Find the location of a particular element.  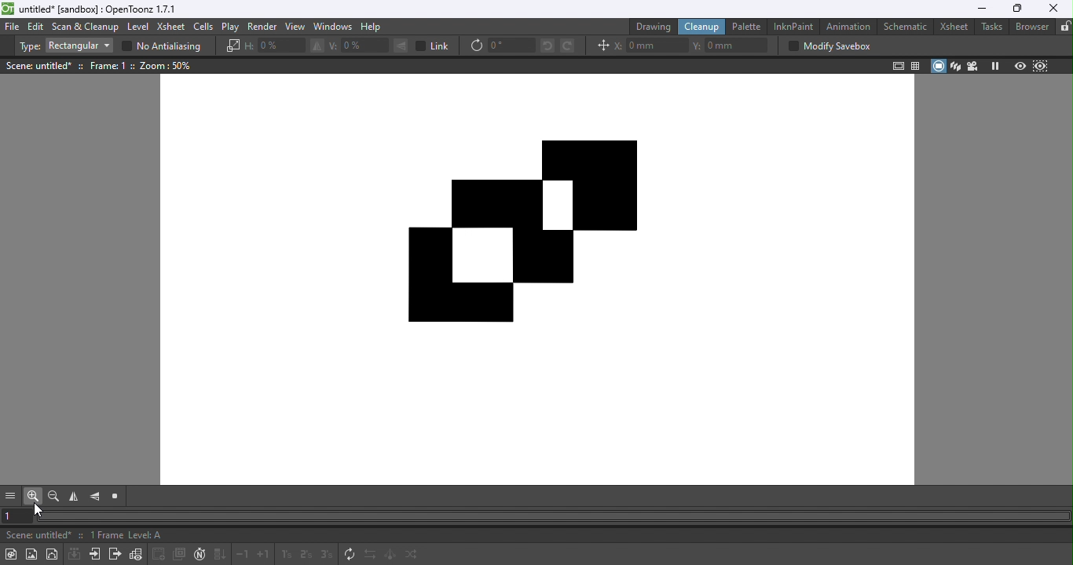

View is located at coordinates (296, 27).